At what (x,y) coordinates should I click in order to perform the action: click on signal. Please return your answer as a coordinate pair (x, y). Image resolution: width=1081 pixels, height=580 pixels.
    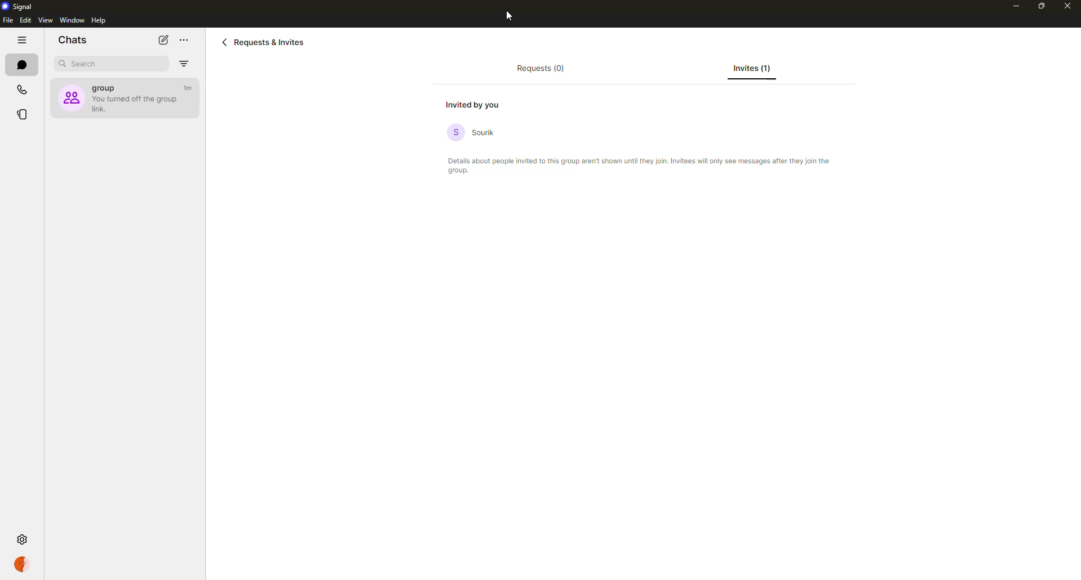
    Looking at the image, I should click on (21, 8).